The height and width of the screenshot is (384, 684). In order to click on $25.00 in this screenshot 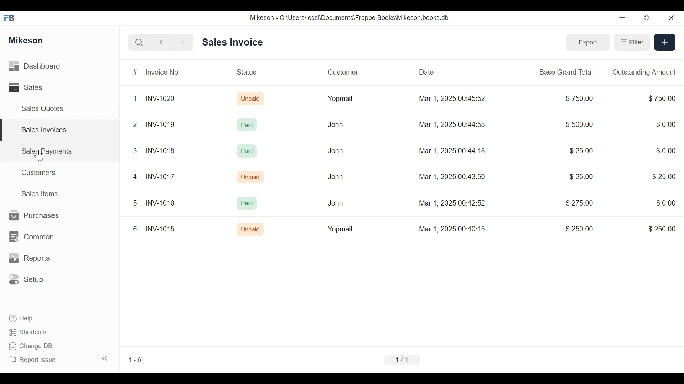, I will do `click(581, 151)`.